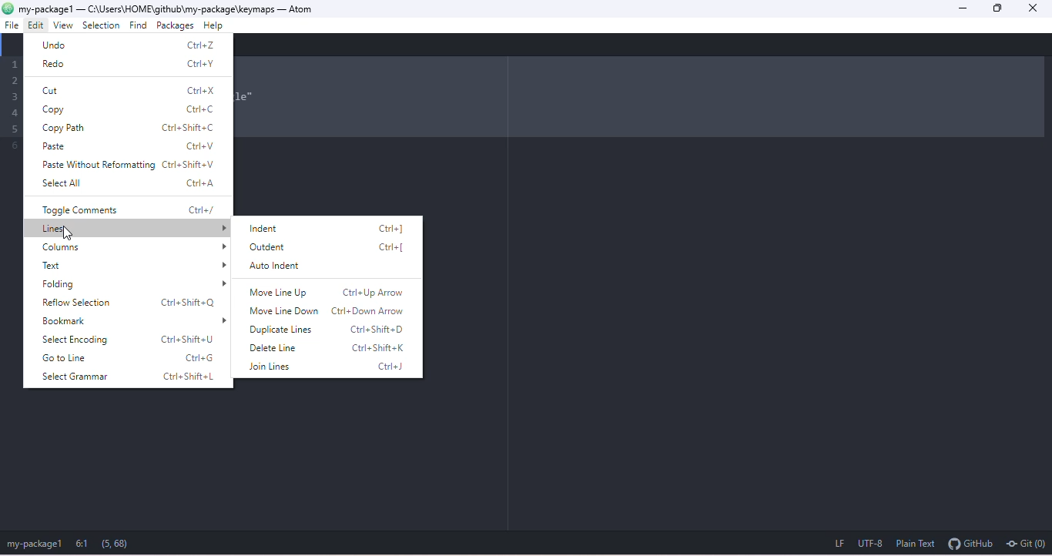 The image size is (1052, 556). What do you see at coordinates (1027, 545) in the screenshot?
I see `git (0)` at bounding box center [1027, 545].